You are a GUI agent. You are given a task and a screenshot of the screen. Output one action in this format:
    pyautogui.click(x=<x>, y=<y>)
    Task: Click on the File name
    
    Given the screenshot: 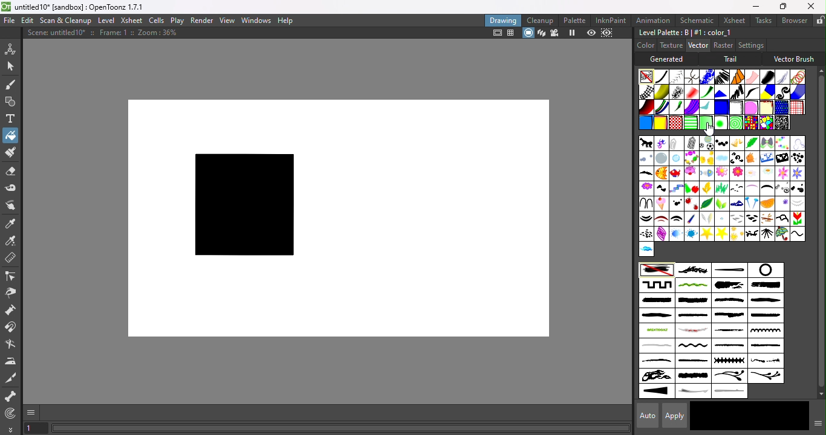 What is the action you would take?
    pyautogui.click(x=84, y=7)
    